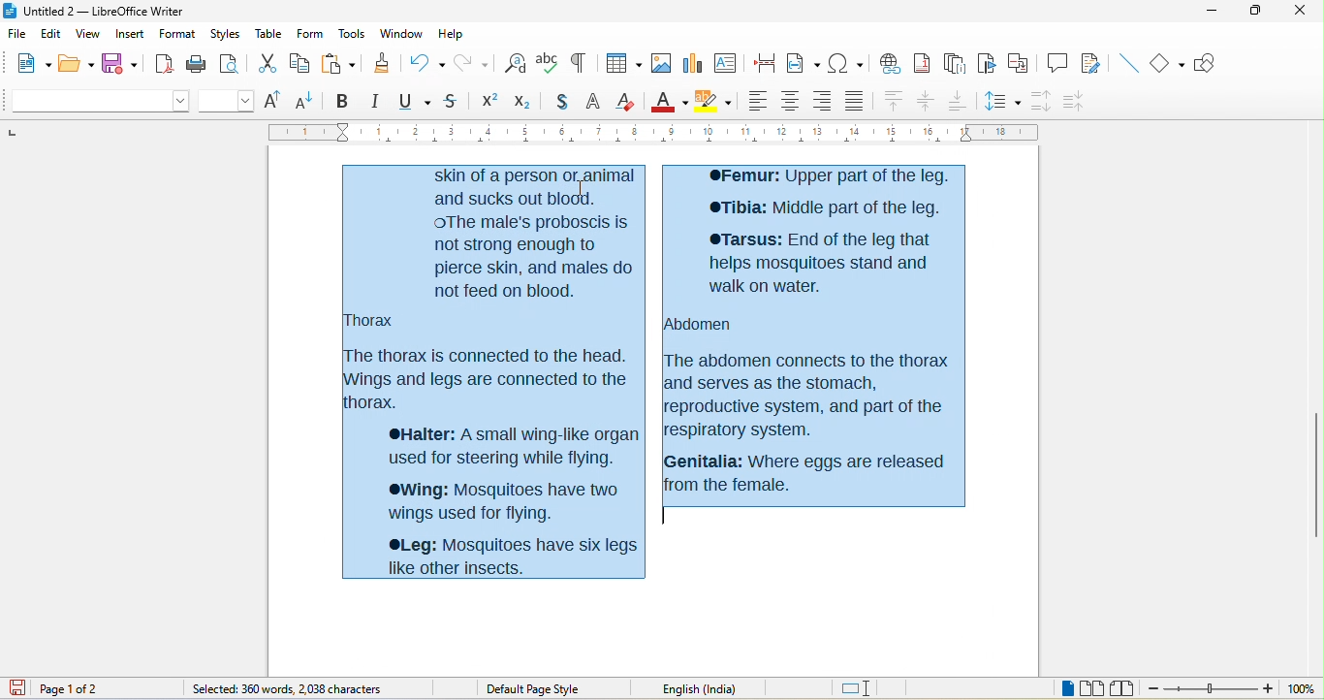 The height and width of the screenshot is (700, 1324). I want to click on help, so click(449, 30).